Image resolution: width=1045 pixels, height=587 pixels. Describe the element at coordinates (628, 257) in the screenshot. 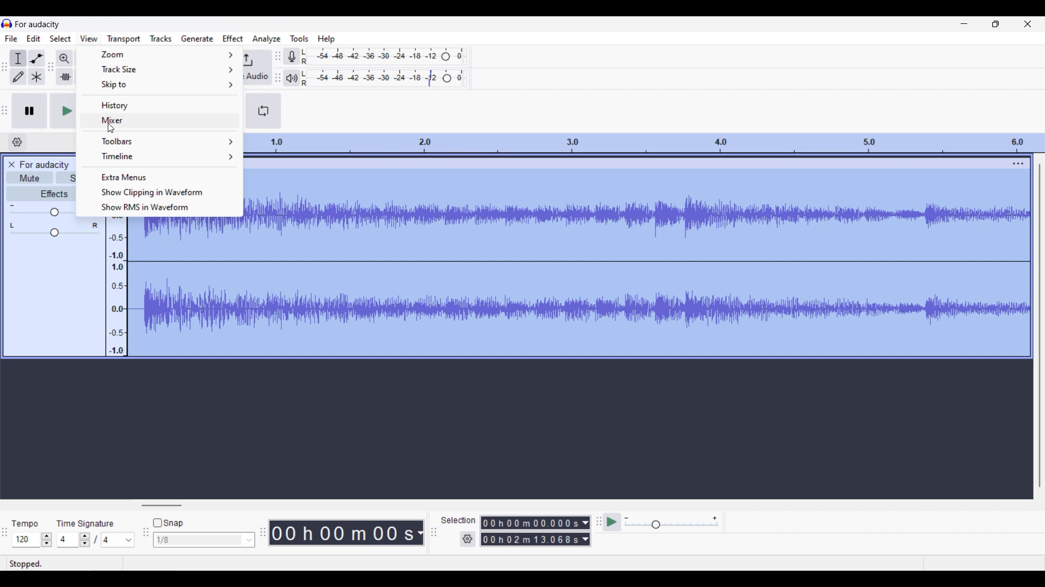

I see `Current track` at that location.